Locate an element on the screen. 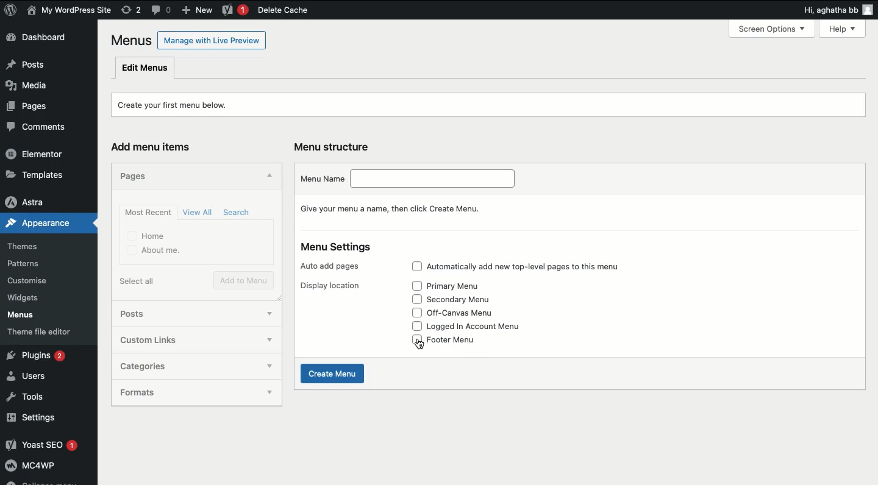 The width and height of the screenshot is (878, 485). Menus is located at coordinates (29, 316).